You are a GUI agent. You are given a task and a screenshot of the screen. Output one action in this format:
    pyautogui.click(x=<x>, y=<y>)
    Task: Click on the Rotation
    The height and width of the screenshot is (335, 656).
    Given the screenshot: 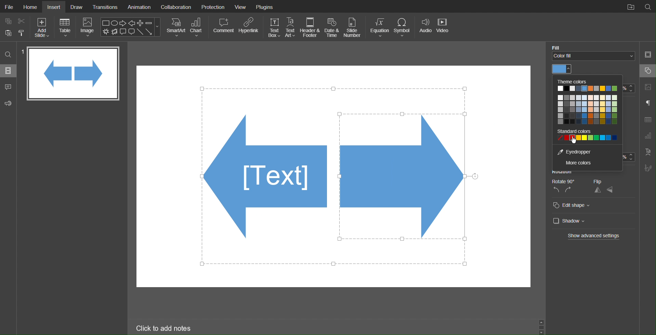 What is the action you would take?
    pyautogui.click(x=561, y=174)
    